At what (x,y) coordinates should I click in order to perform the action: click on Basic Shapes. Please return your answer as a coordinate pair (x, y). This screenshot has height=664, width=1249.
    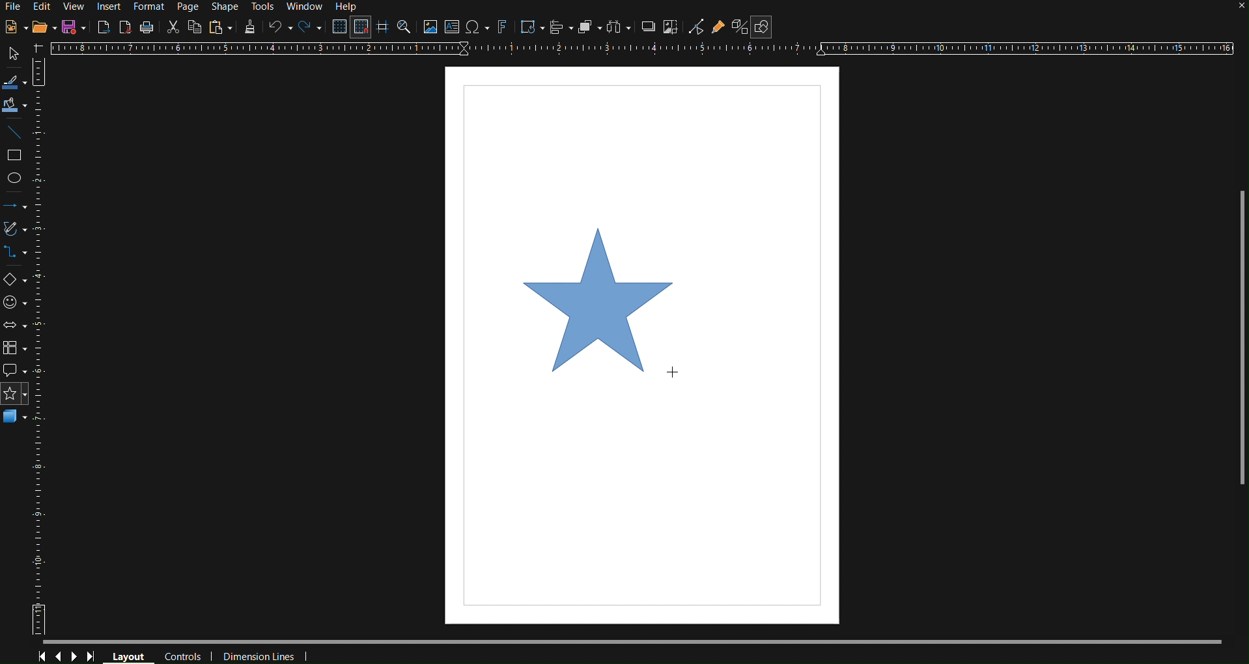
    Looking at the image, I should click on (16, 281).